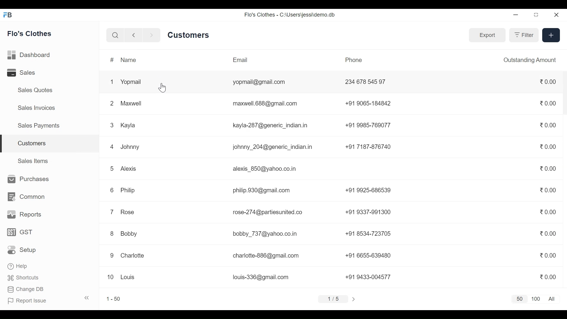 Image resolution: width=567 pixels, height=319 pixels. I want to click on Purchases, so click(27, 179).